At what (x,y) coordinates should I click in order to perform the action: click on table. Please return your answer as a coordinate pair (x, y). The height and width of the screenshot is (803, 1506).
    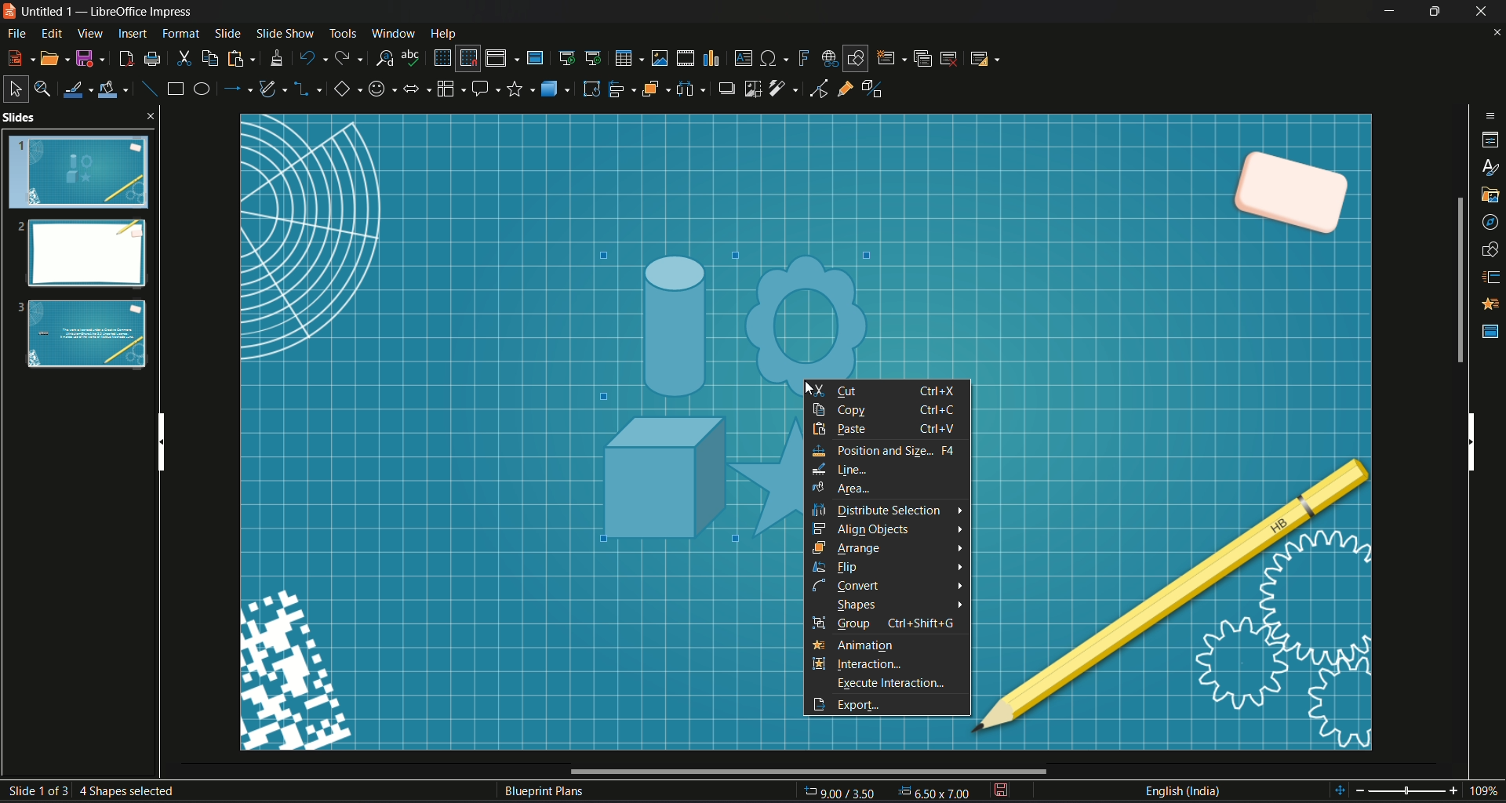
    Looking at the image, I should click on (627, 58).